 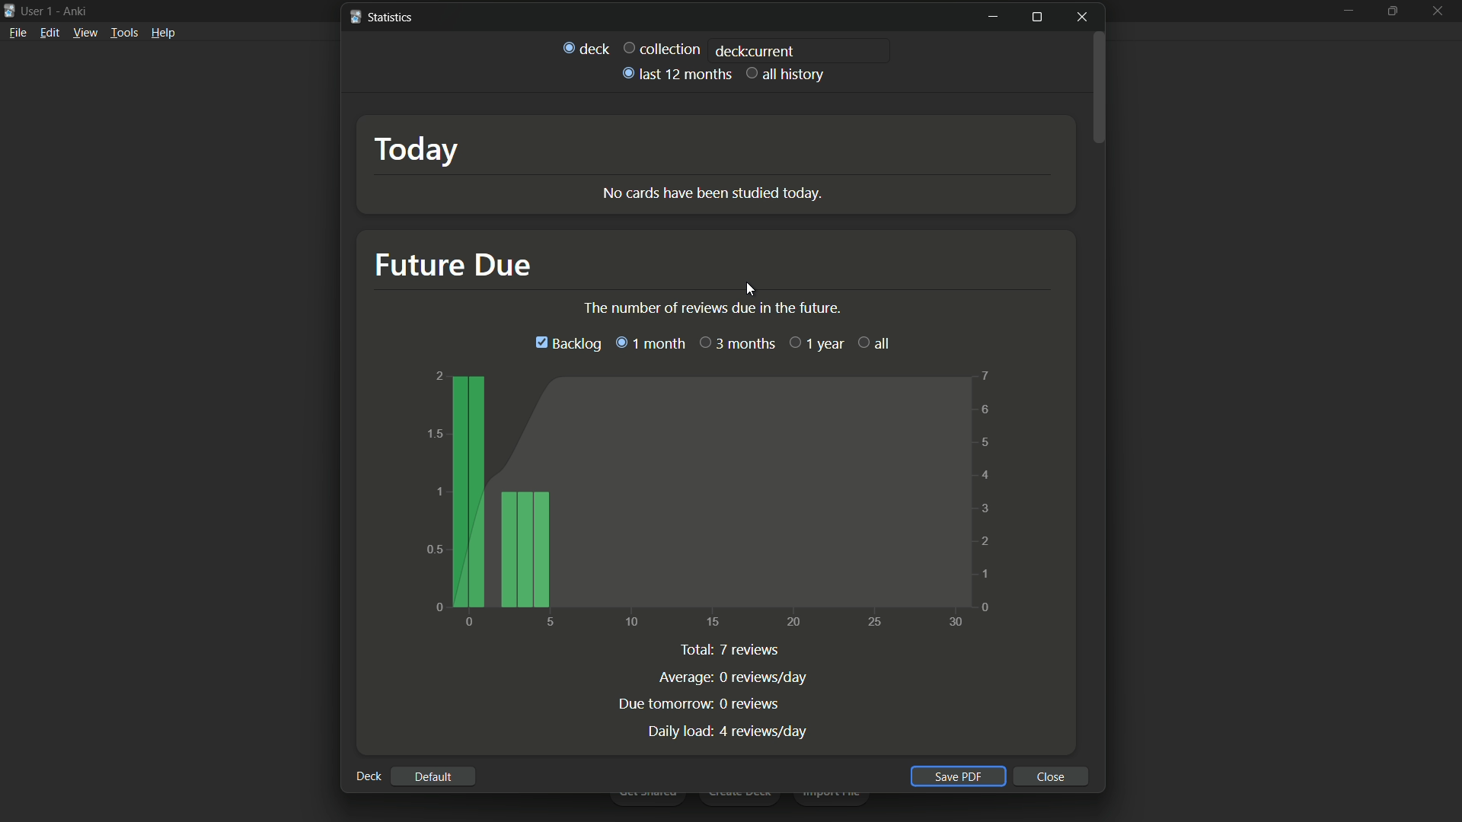 What do you see at coordinates (431, 777) in the screenshot?
I see `default` at bounding box center [431, 777].